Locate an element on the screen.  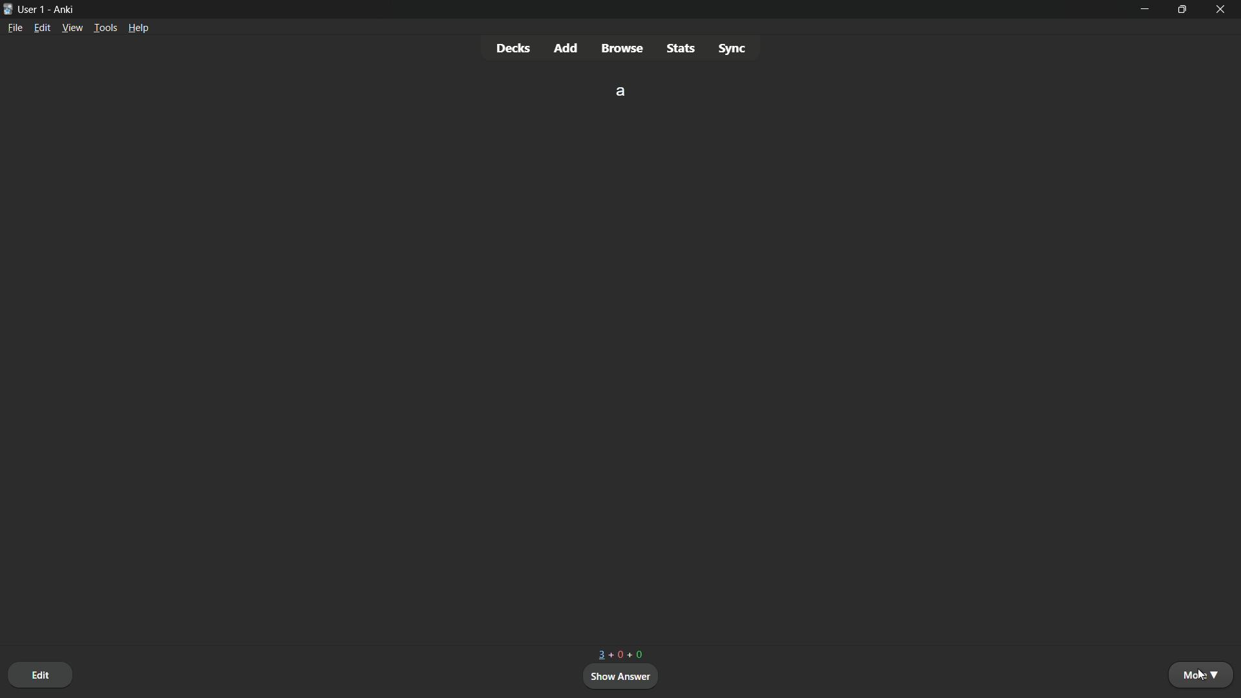
minimize is located at coordinates (1147, 9).